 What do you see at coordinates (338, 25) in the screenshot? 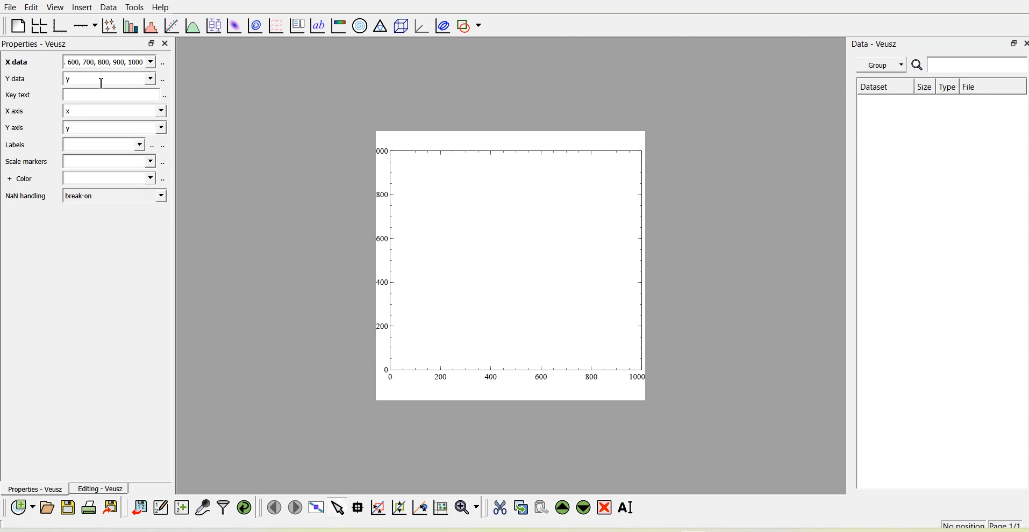
I see `Image color bar` at bounding box center [338, 25].